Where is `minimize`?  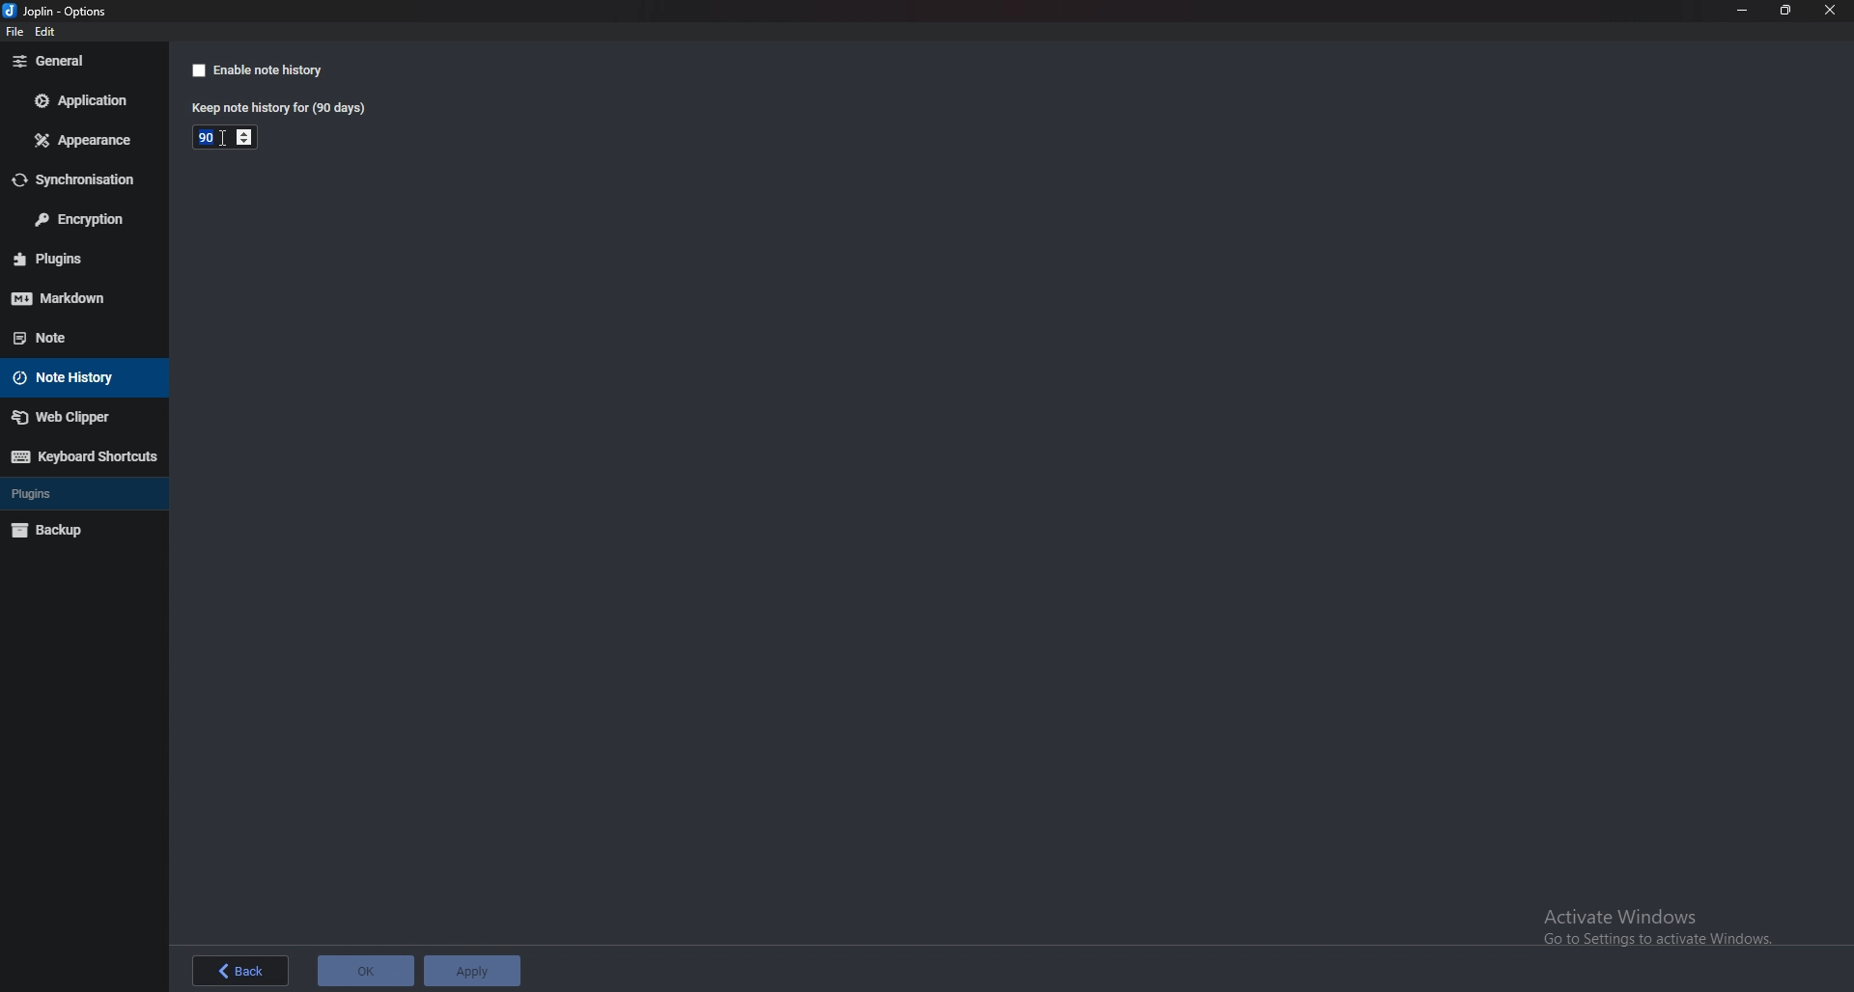
minimize is located at coordinates (1742, 11).